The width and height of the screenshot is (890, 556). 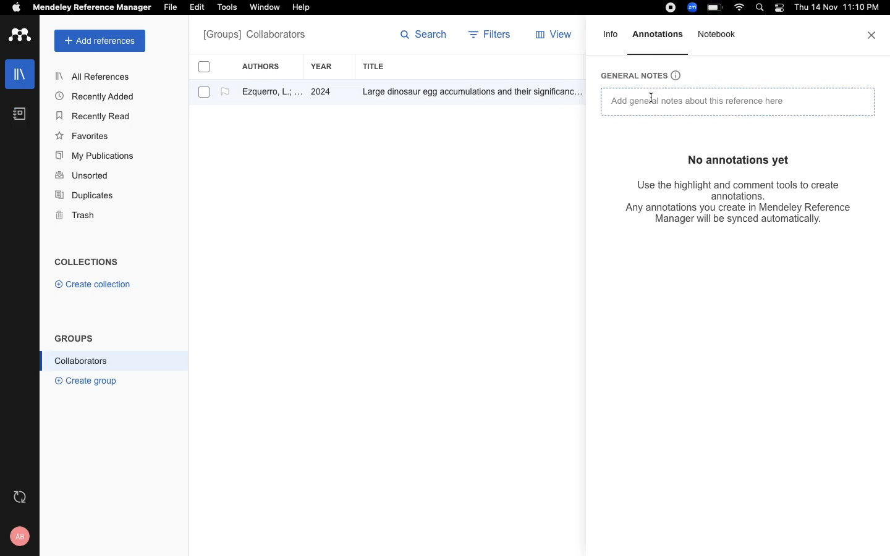 I want to click on Trash, so click(x=80, y=216).